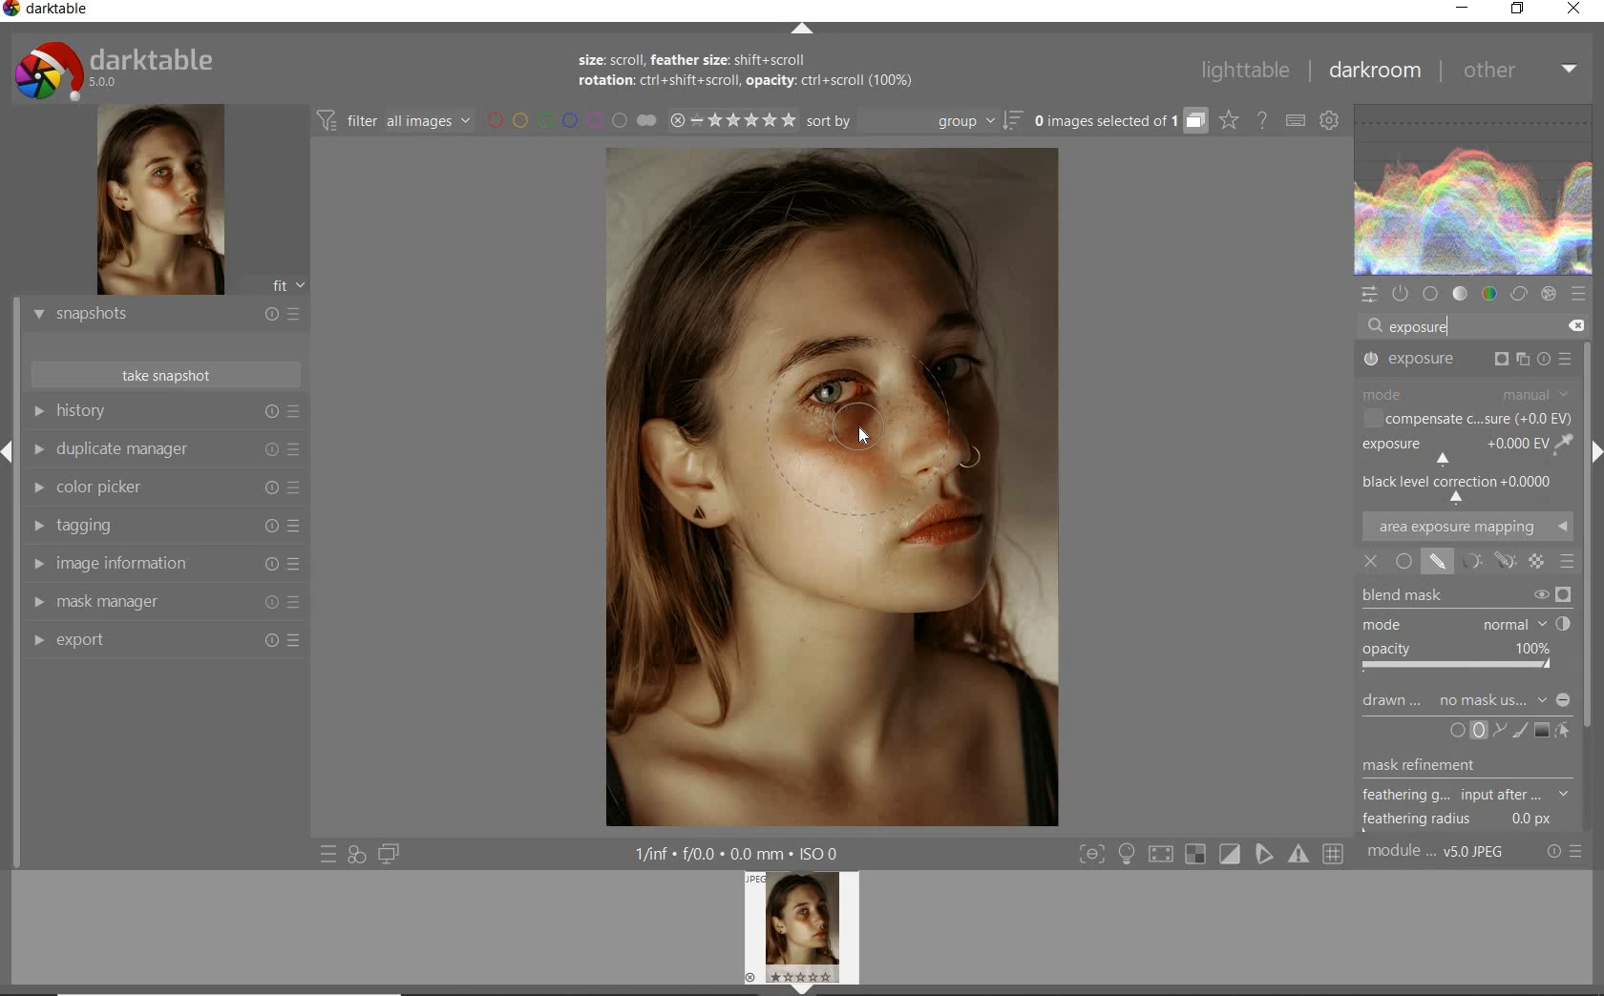 The height and width of the screenshot is (996, 1604). I want to click on COMPENSATE C...SURE, so click(1466, 418).